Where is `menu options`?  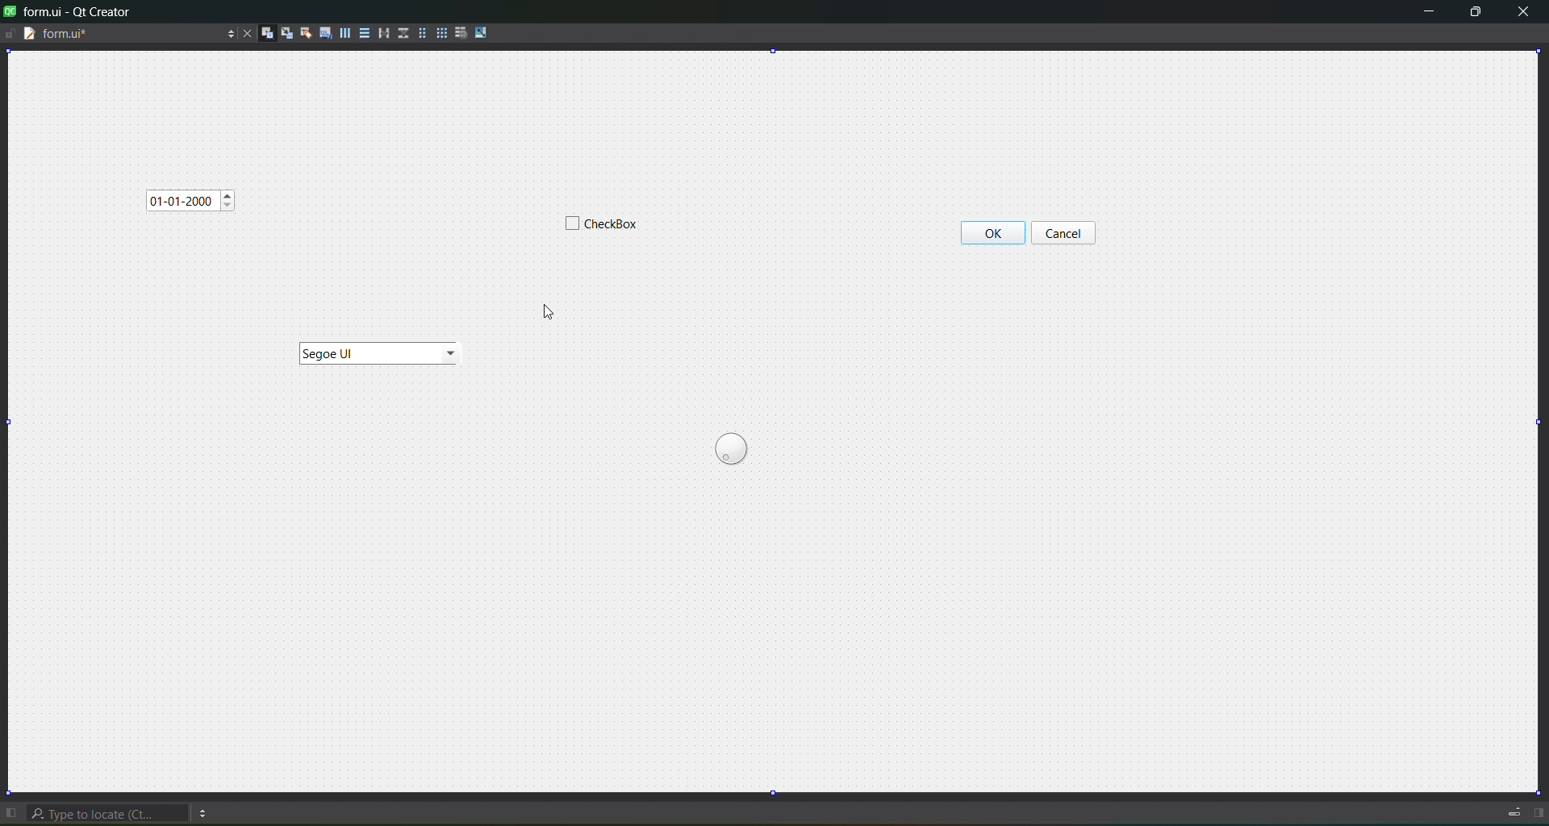
menu options is located at coordinates (207, 811).